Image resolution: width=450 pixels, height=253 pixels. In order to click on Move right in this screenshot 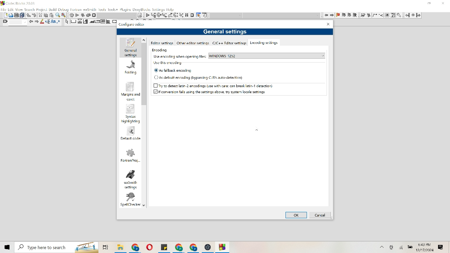, I will do `click(37, 21)`.